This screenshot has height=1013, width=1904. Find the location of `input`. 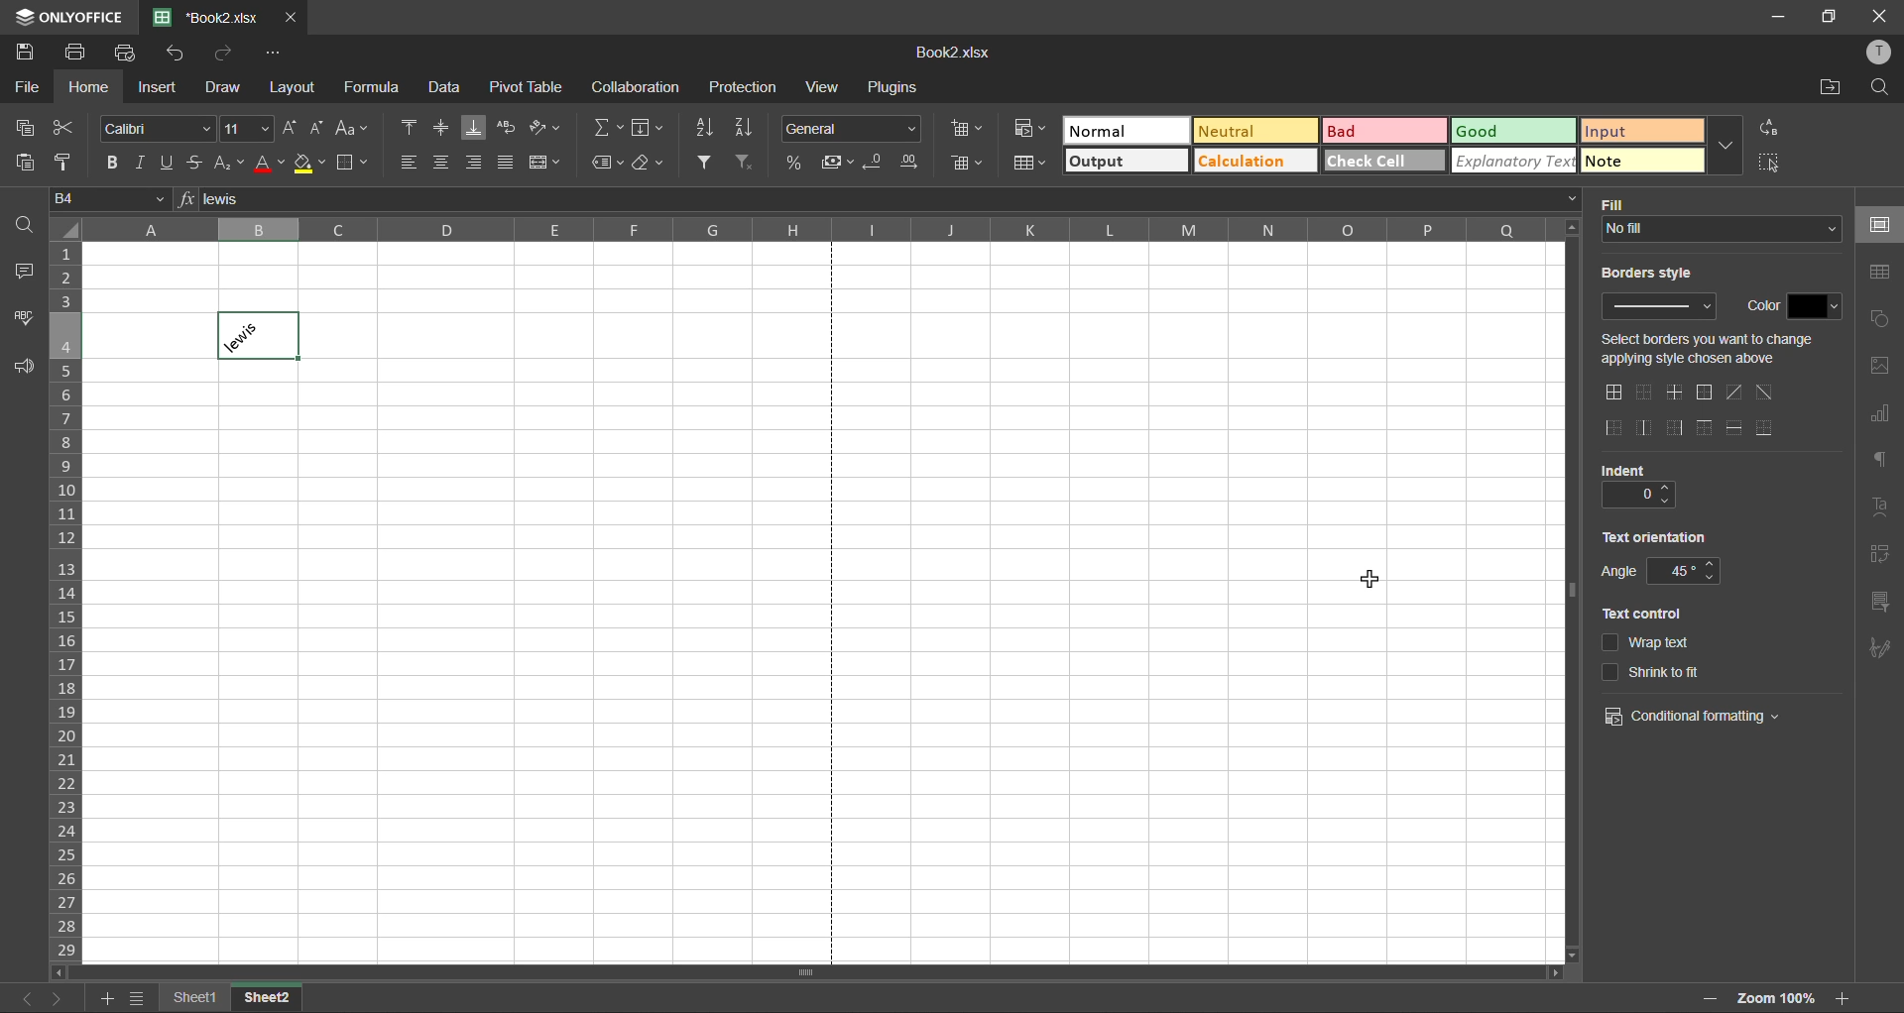

input is located at coordinates (1642, 130).